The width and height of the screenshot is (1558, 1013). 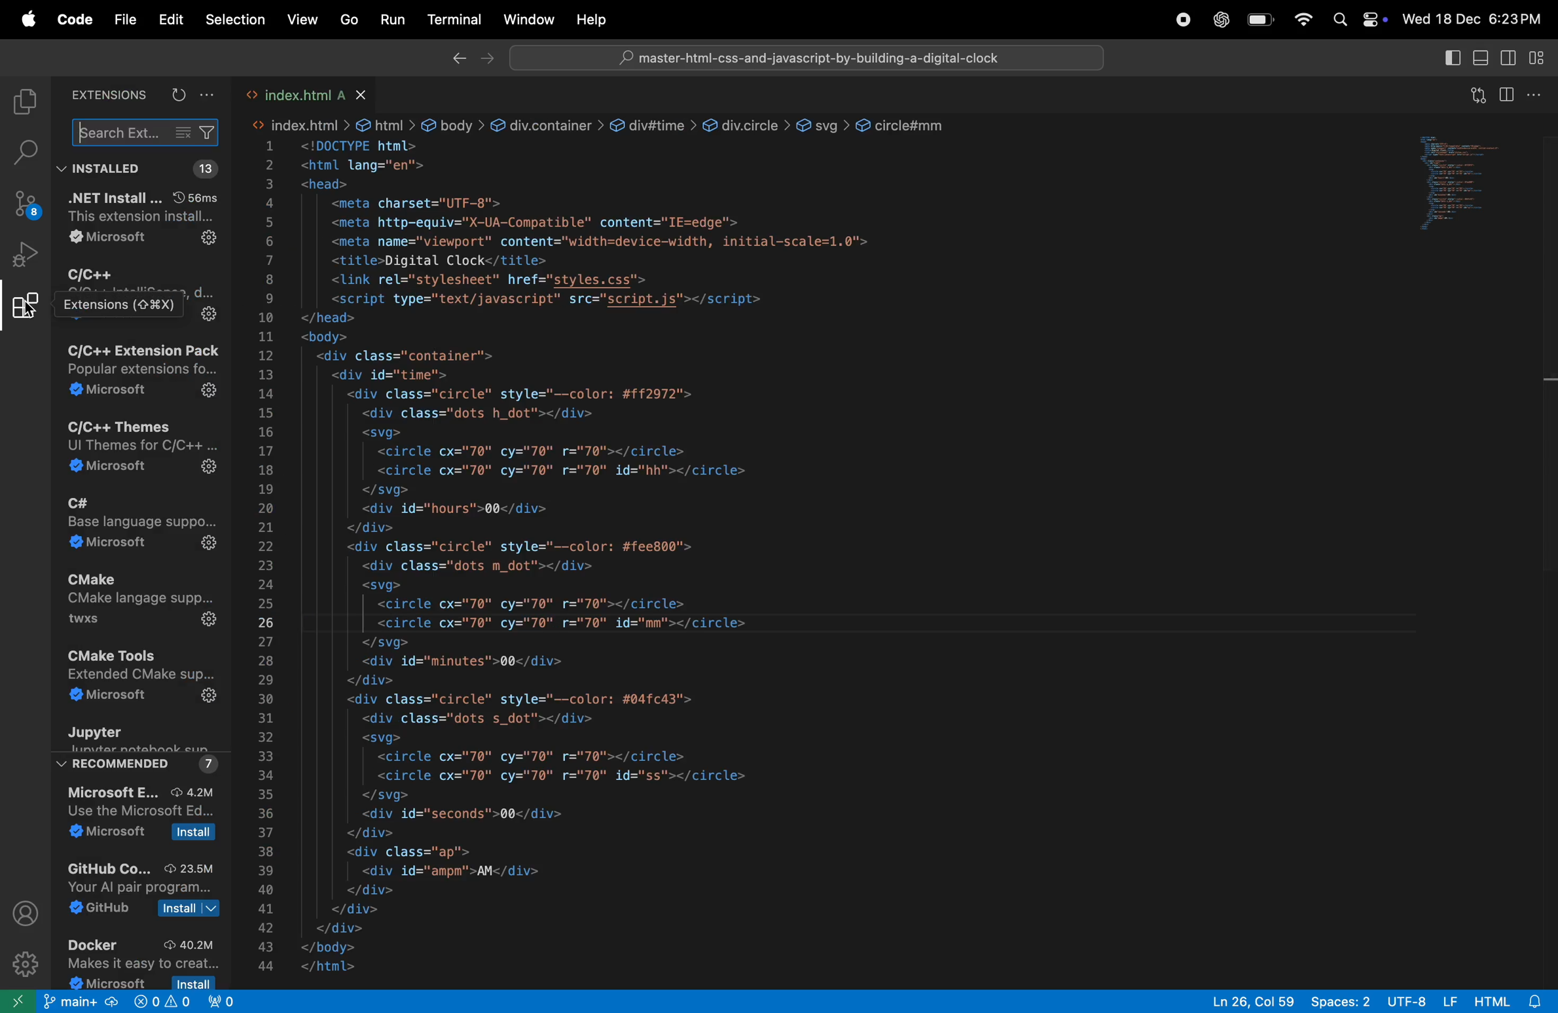 I want to click on code window, so click(x=1476, y=180).